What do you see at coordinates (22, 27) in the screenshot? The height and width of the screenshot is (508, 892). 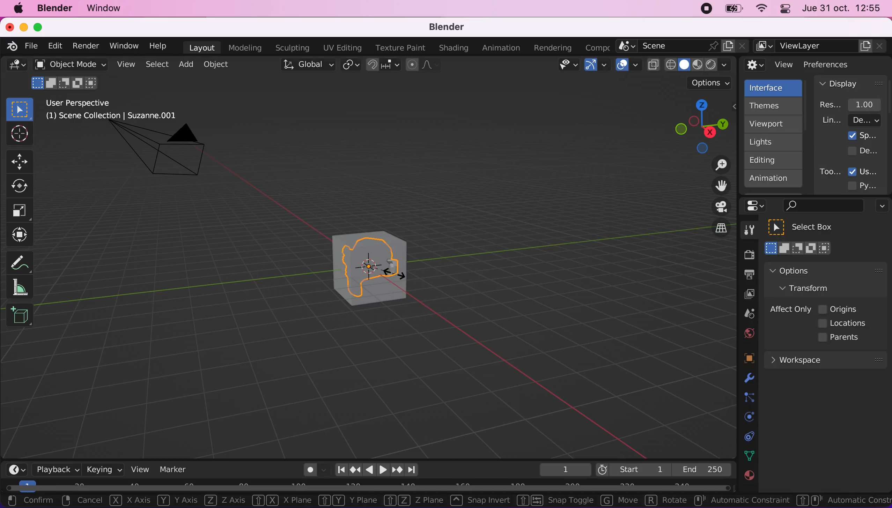 I see `minimize` at bounding box center [22, 27].